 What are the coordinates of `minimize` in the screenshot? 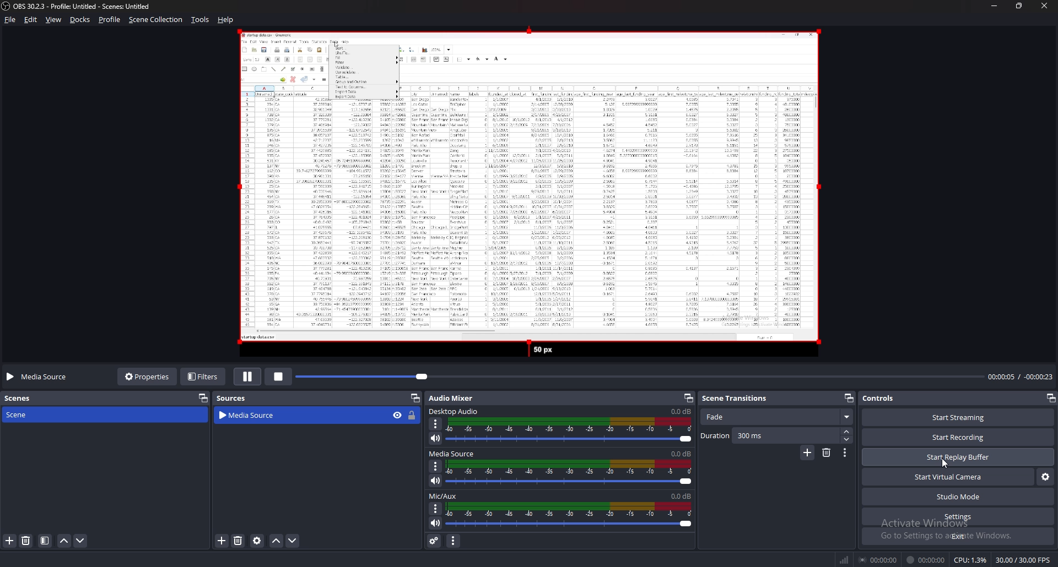 It's located at (994, 6).